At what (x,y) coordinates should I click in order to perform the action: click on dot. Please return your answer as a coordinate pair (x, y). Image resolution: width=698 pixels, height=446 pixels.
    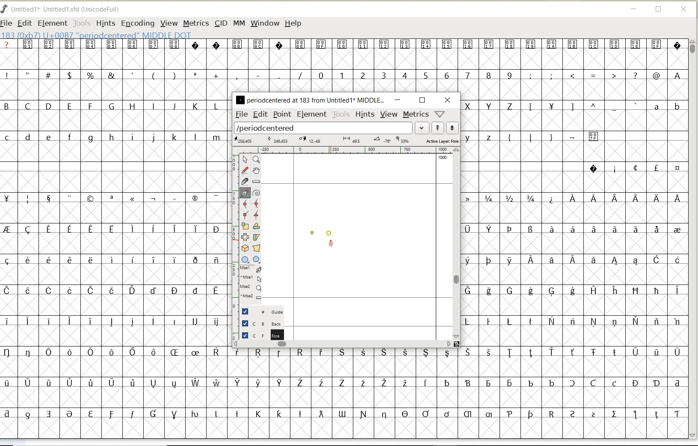
    Looking at the image, I should click on (329, 232).